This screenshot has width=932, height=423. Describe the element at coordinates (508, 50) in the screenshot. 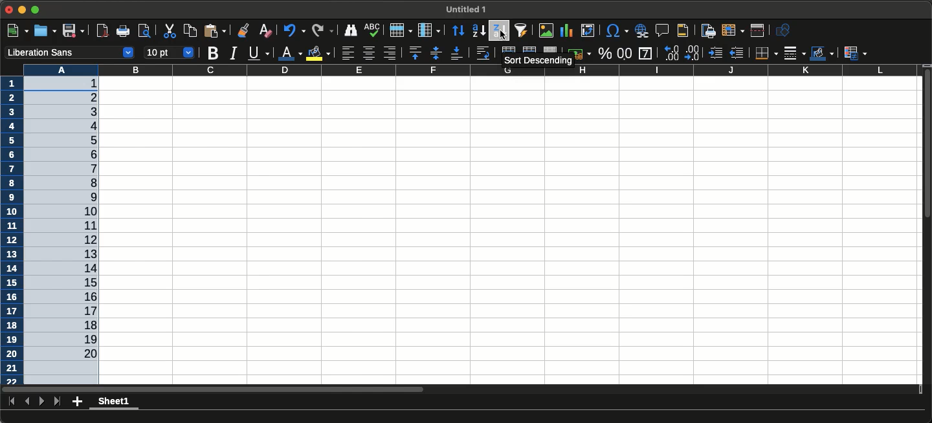

I see `Merge and center` at that location.